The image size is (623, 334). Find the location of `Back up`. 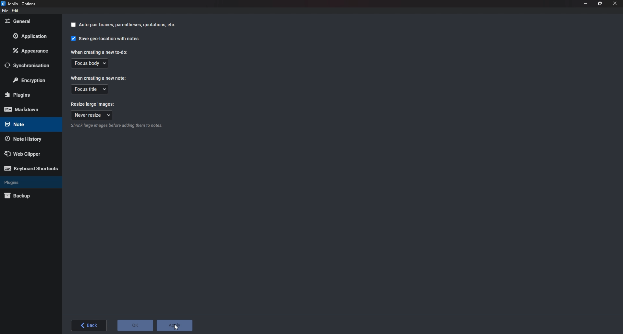

Back up is located at coordinates (30, 196).